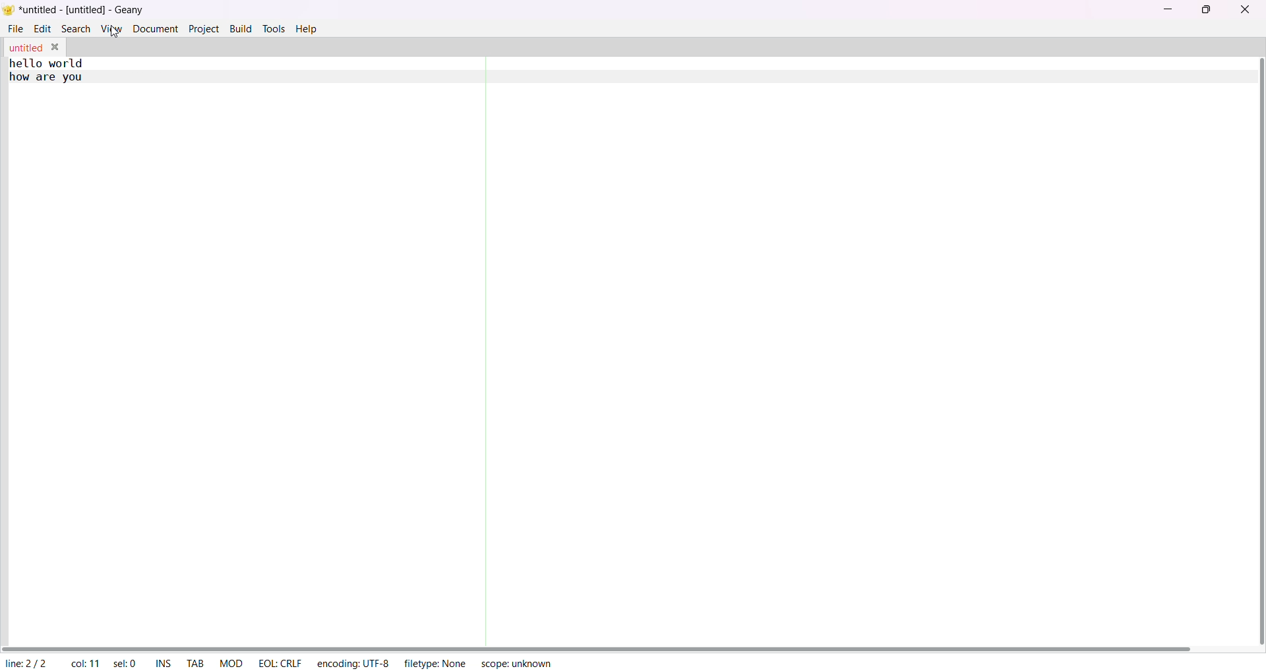 This screenshot has height=671, width=1266. What do you see at coordinates (516, 664) in the screenshot?
I see `scope` at bounding box center [516, 664].